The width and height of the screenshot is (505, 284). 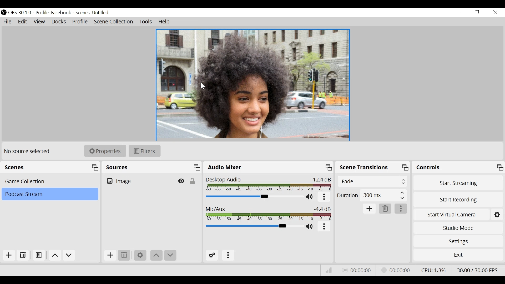 I want to click on Advanced Audio Settings, so click(x=213, y=256).